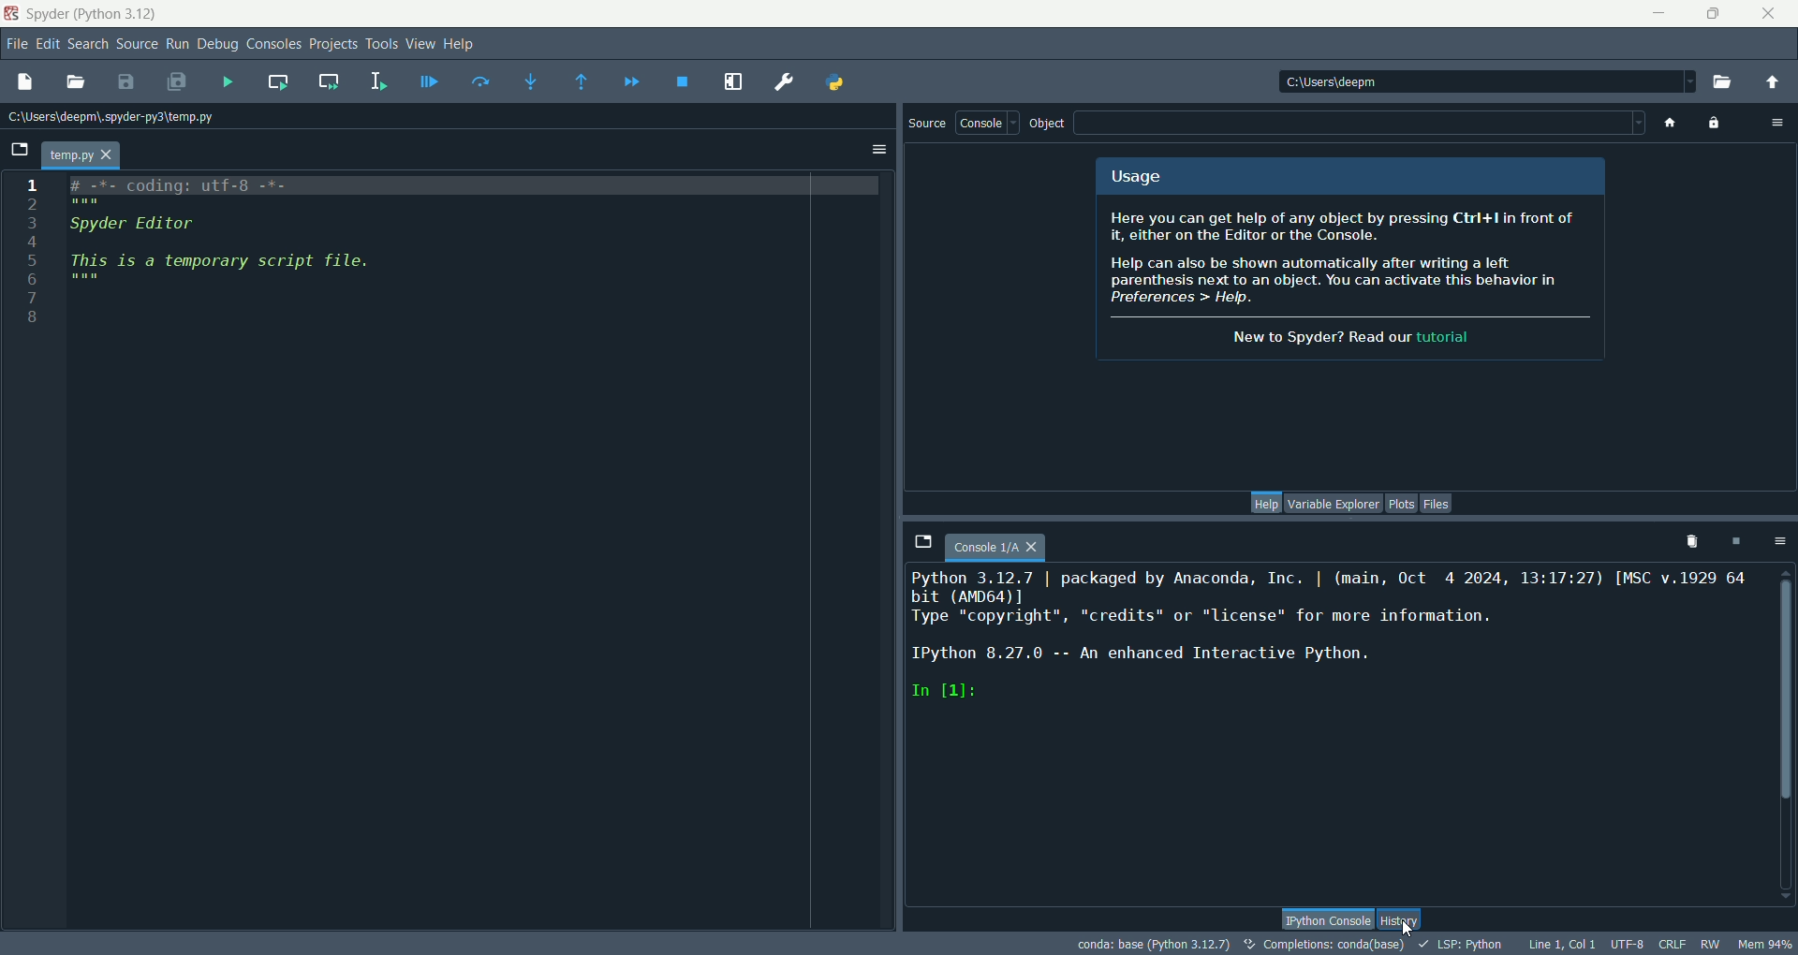 This screenshot has height=955, width=1798. I want to click on history, so click(1403, 918).